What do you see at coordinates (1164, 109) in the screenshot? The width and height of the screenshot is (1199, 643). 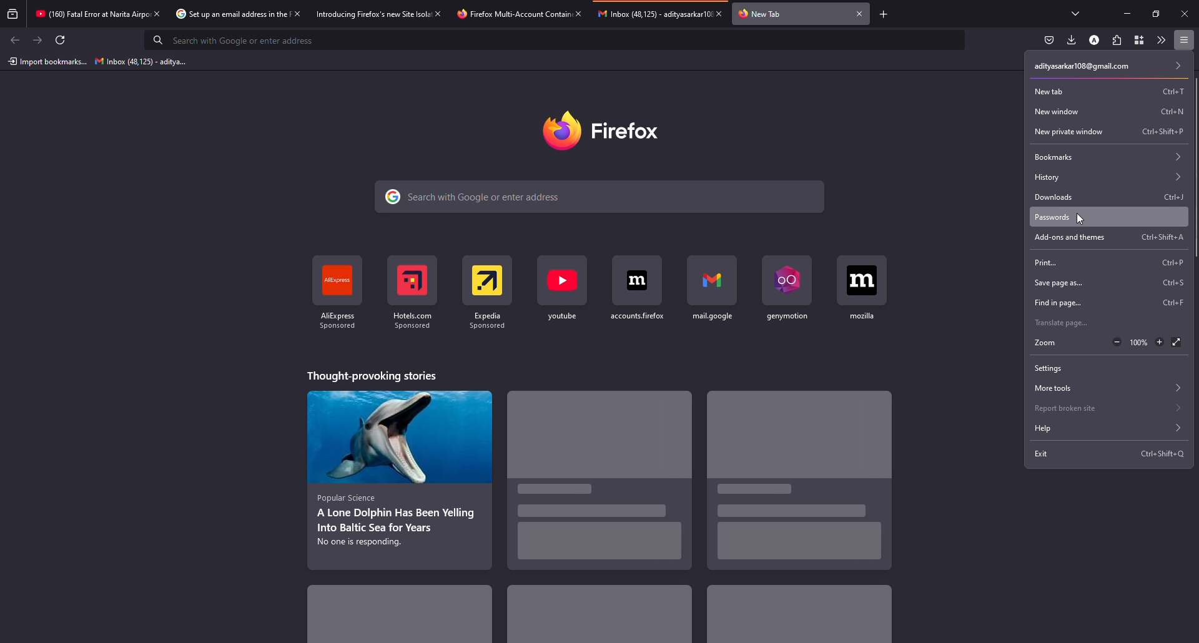 I see `shortcut` at bounding box center [1164, 109].